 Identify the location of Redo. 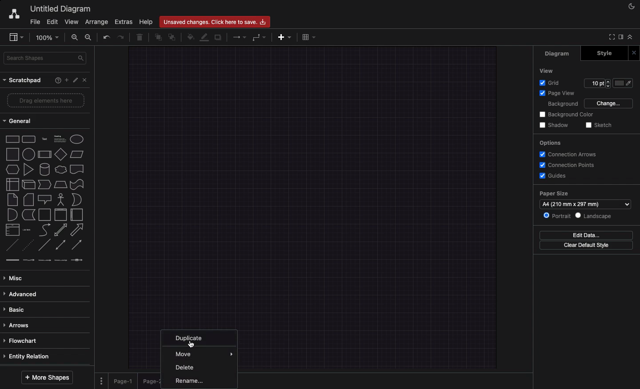
(120, 37).